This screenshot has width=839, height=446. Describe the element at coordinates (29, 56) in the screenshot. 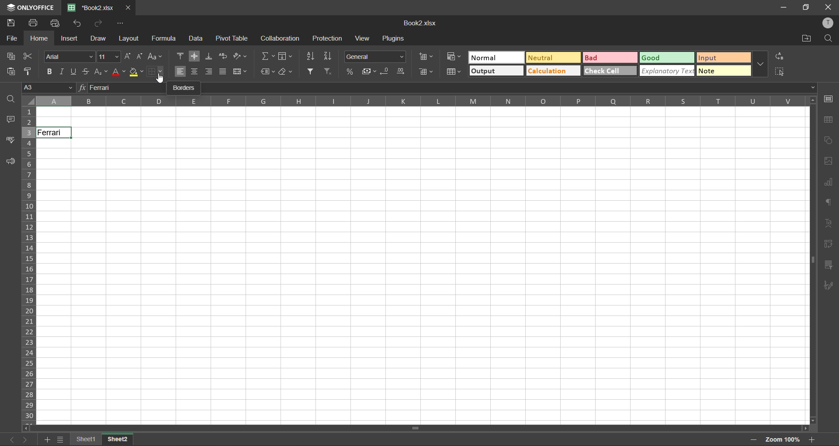

I see `cut` at that location.